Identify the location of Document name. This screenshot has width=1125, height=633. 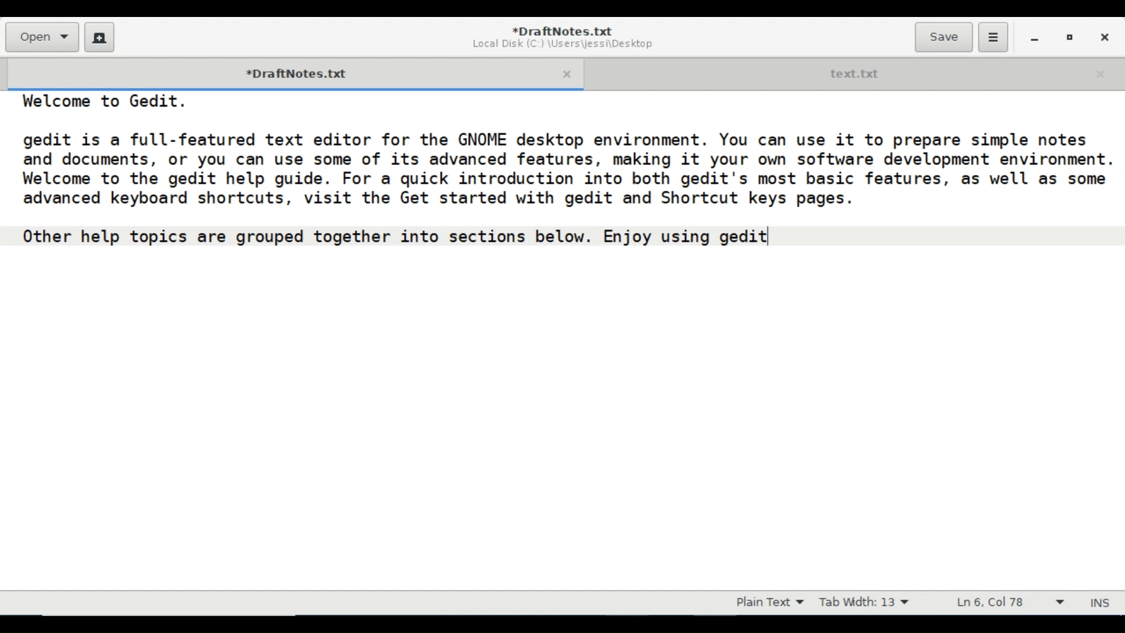
(564, 30).